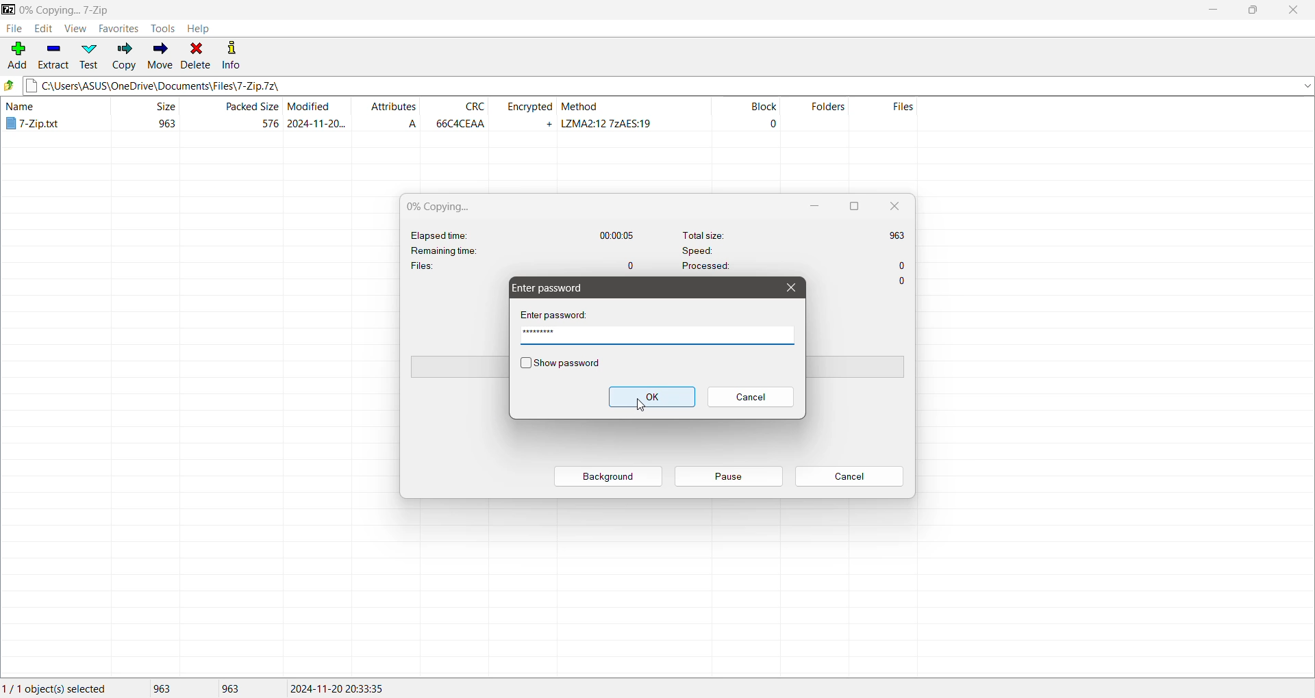 This screenshot has height=698, width=1315. Describe the element at coordinates (894, 206) in the screenshot. I see `Close` at that location.